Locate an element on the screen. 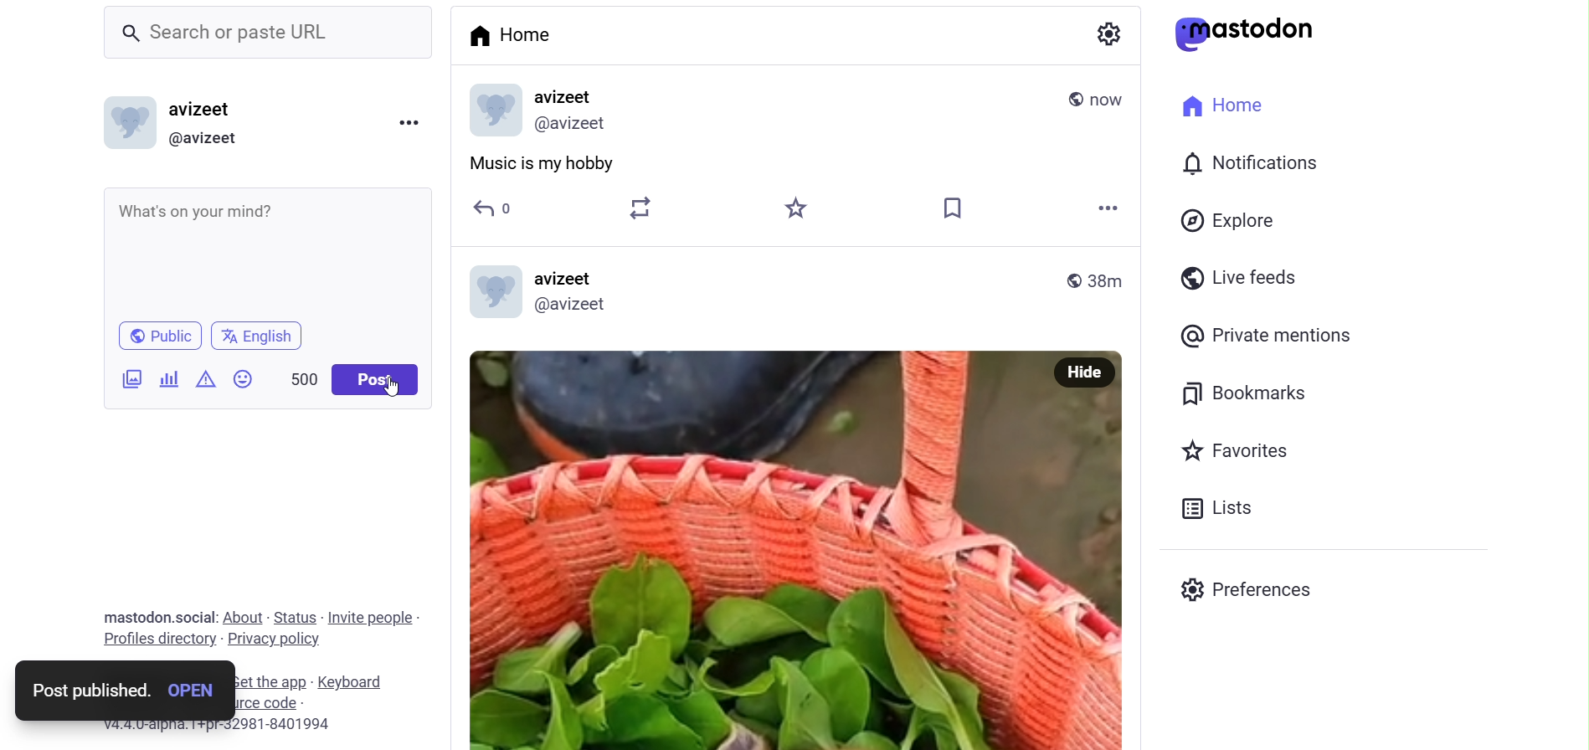  English is located at coordinates (262, 335).